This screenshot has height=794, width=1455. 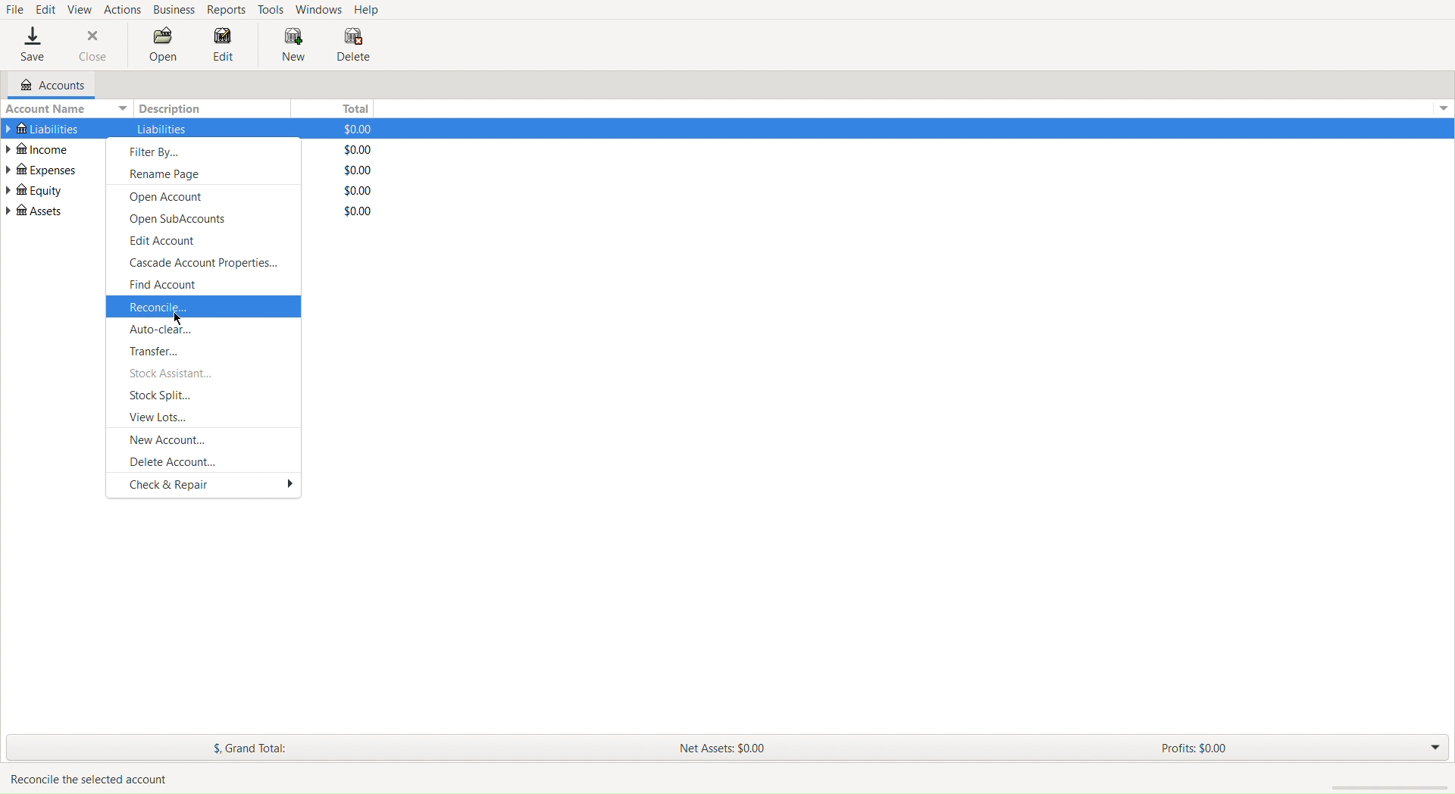 What do you see at coordinates (359, 148) in the screenshot?
I see `Total` at bounding box center [359, 148].